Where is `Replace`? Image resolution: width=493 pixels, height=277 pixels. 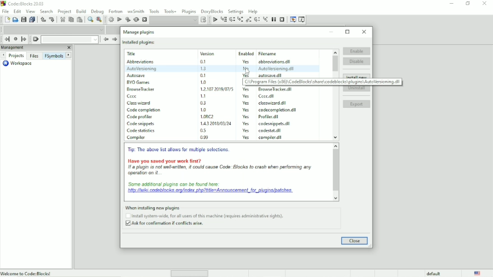
Replace is located at coordinates (99, 20).